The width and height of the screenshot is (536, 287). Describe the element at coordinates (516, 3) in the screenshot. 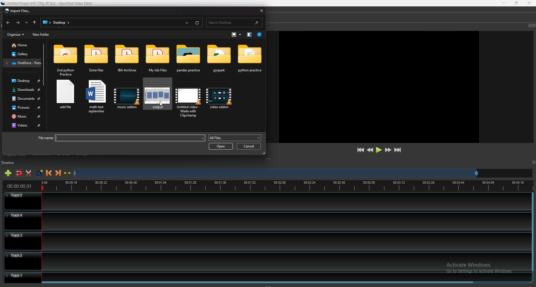

I see `resize` at that location.